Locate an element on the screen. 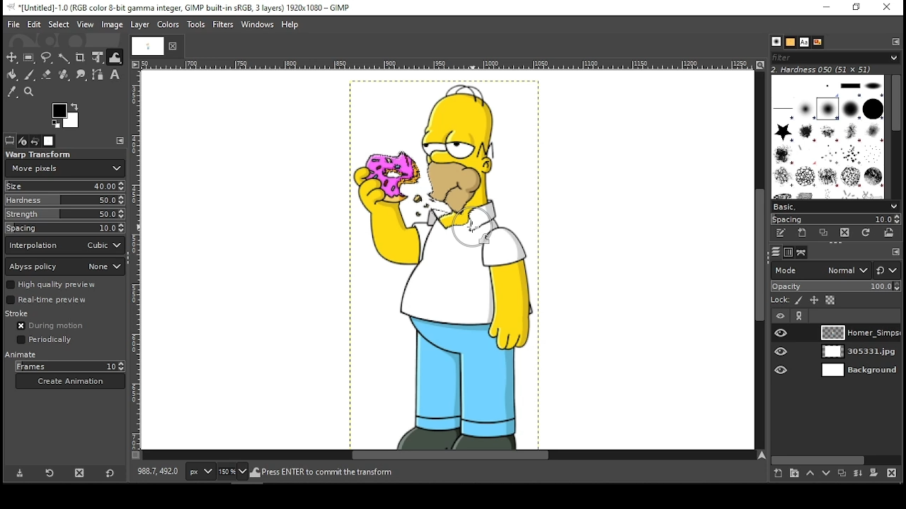 The height and width of the screenshot is (509, 906). periodically is located at coordinates (45, 339).